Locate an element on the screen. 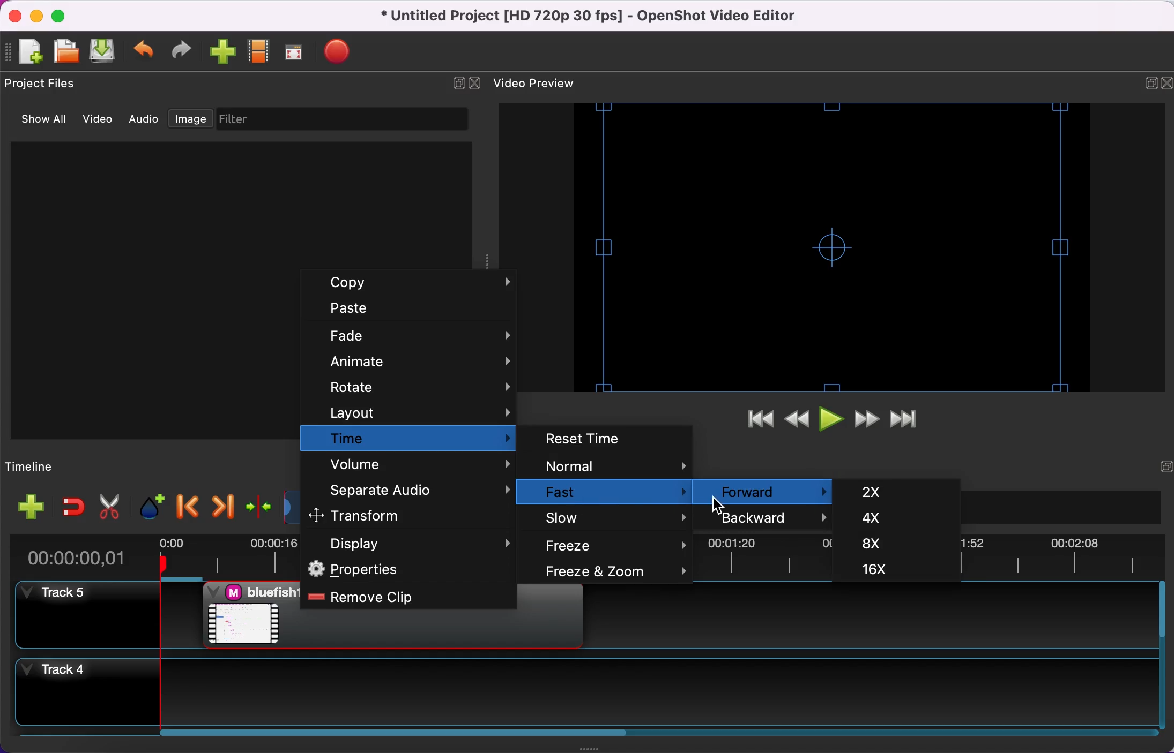 This screenshot has width=1174, height=753. expand/hide is located at coordinates (1140, 84).